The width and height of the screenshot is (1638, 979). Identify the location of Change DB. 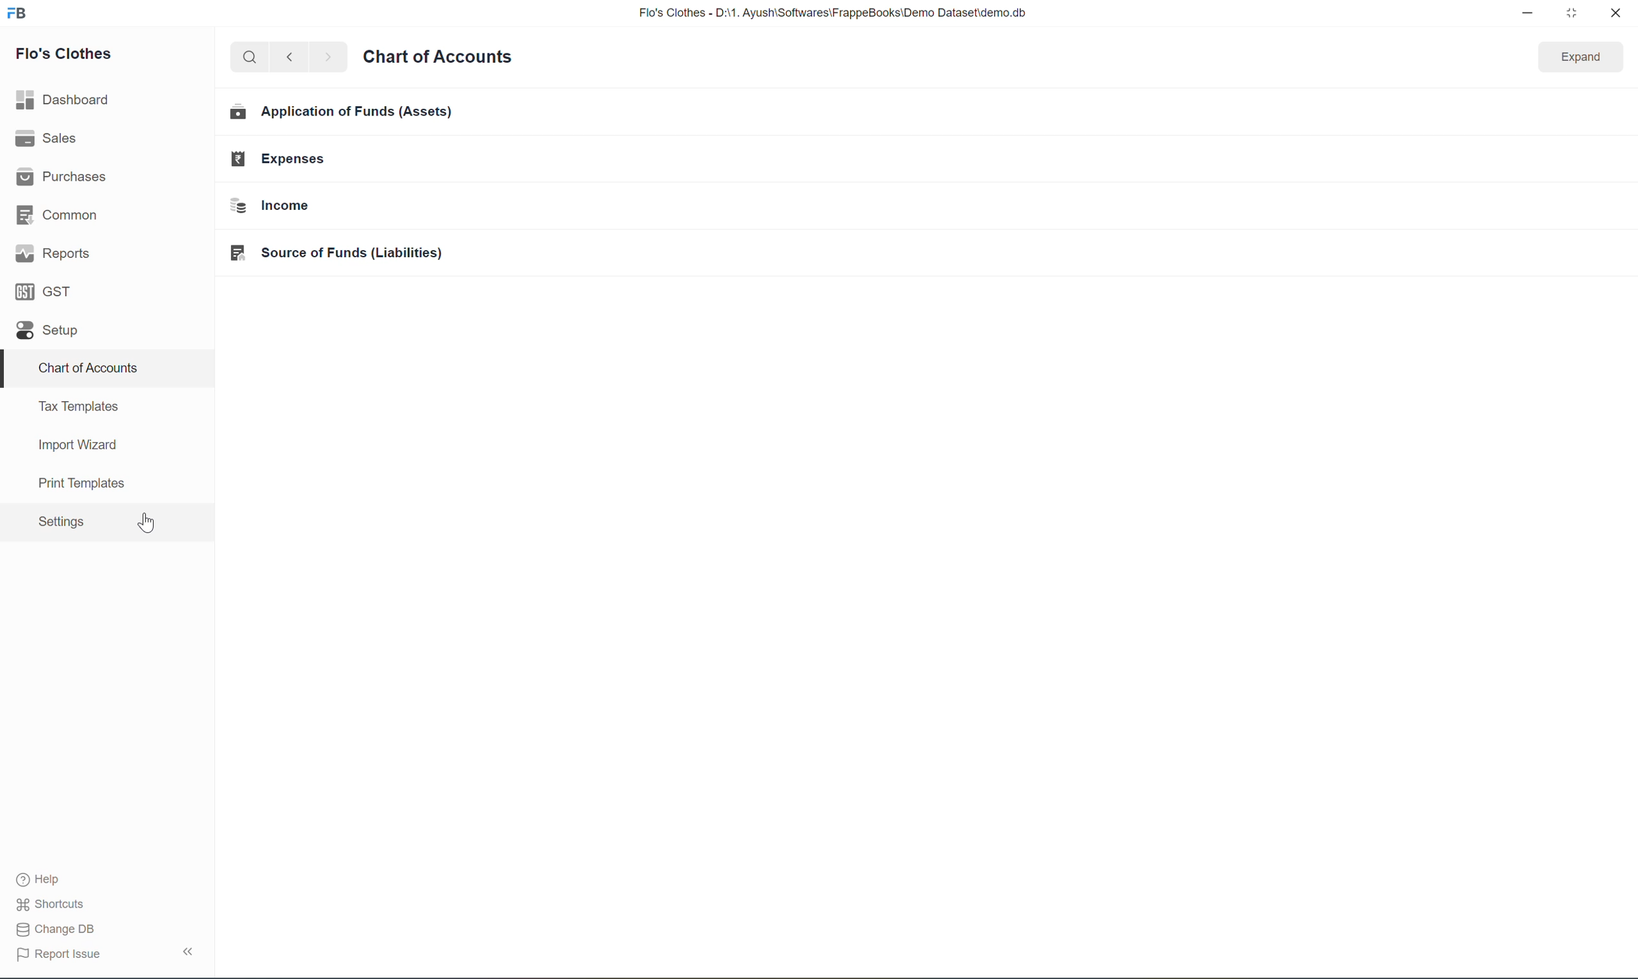
(55, 929).